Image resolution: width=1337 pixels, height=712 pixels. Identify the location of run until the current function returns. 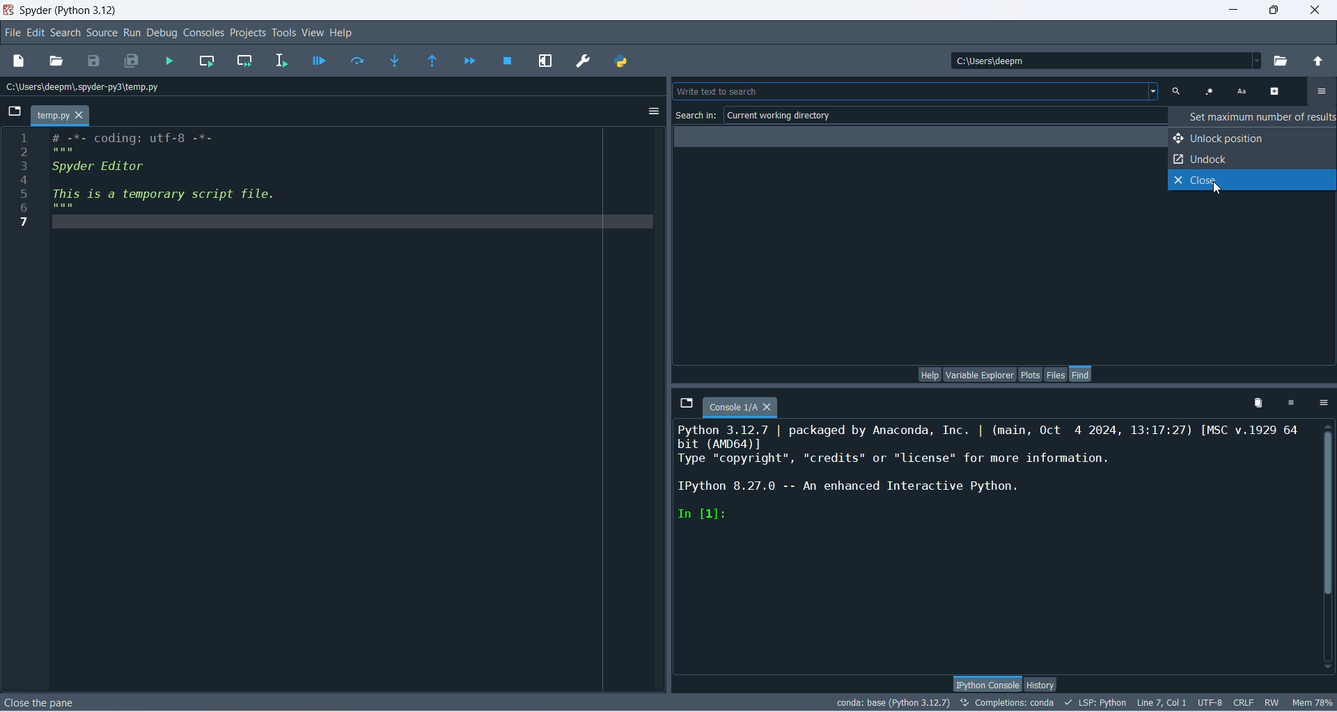
(432, 61).